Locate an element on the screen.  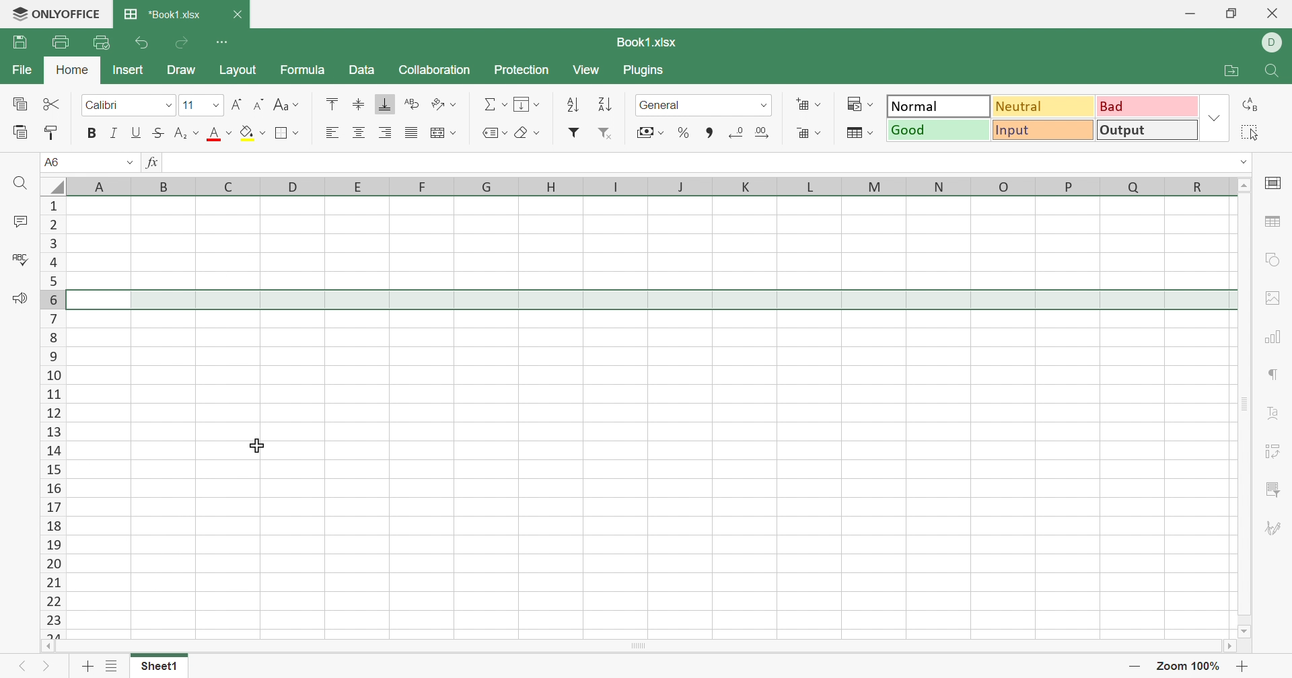
Borders is located at coordinates (286, 133).